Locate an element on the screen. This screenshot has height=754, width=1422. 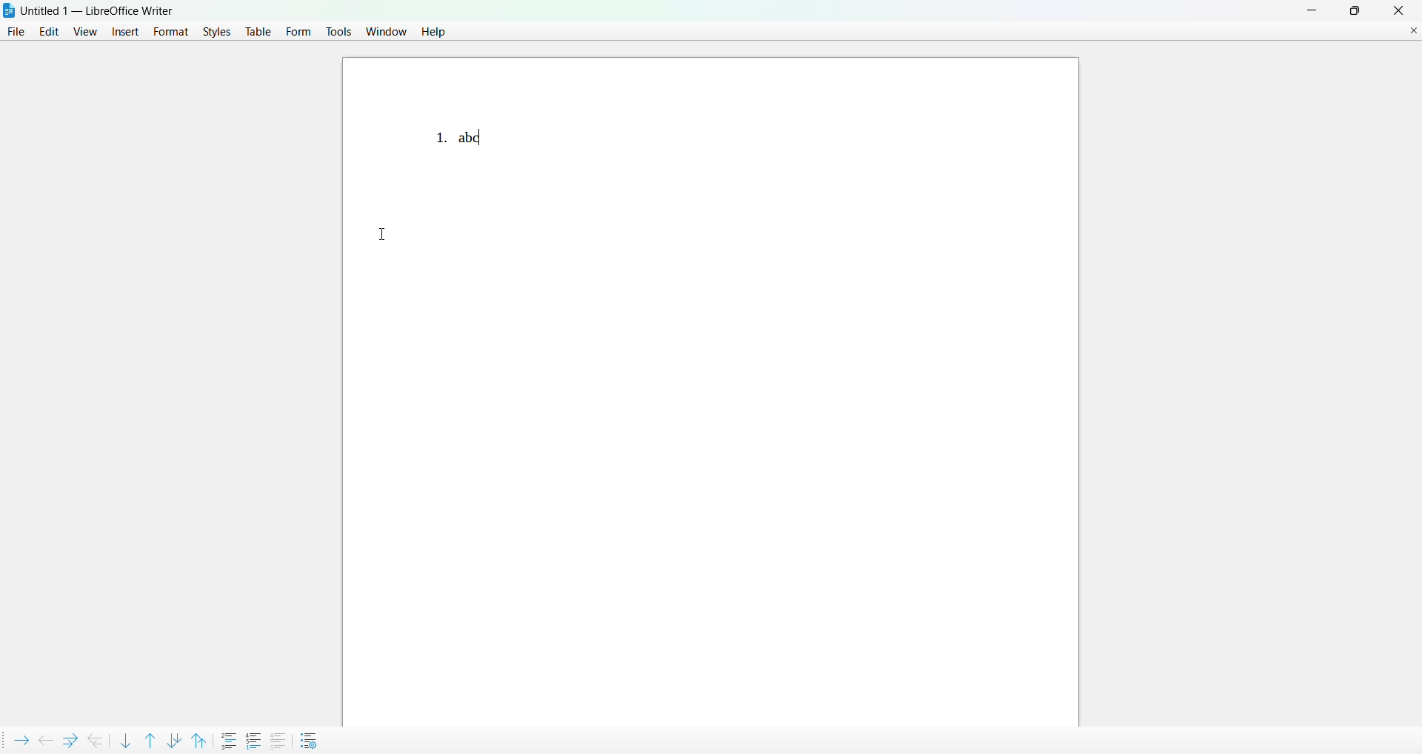
Untitled 1 - LibreOffice Writer is located at coordinates (99, 10).